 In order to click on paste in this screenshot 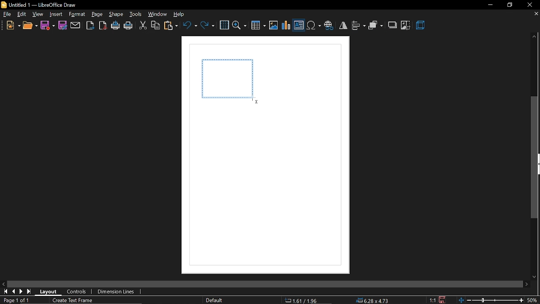, I will do `click(171, 27)`.